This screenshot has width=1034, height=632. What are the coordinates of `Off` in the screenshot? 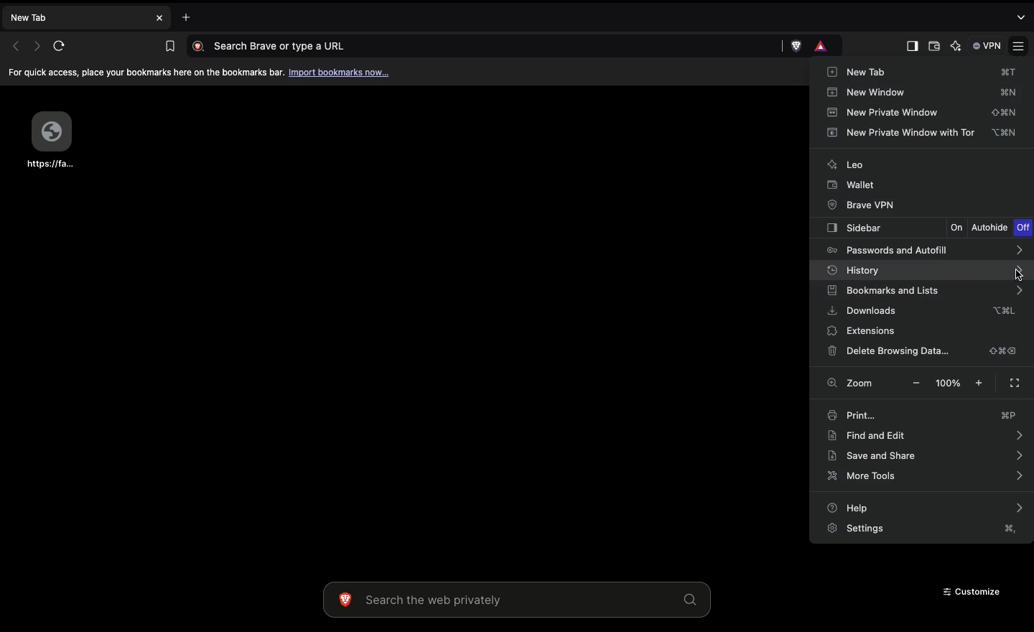 It's located at (1023, 227).